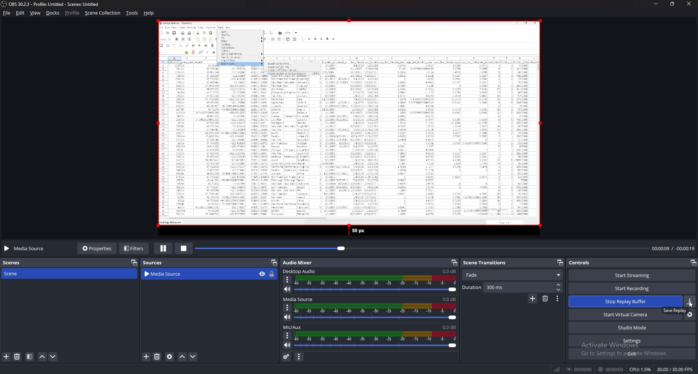 The width and height of the screenshot is (698, 374). Describe the element at coordinates (155, 262) in the screenshot. I see `sources` at that location.